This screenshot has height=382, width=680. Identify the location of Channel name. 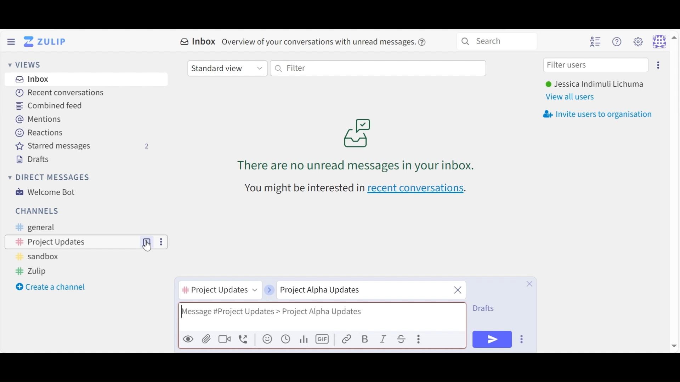
(220, 291).